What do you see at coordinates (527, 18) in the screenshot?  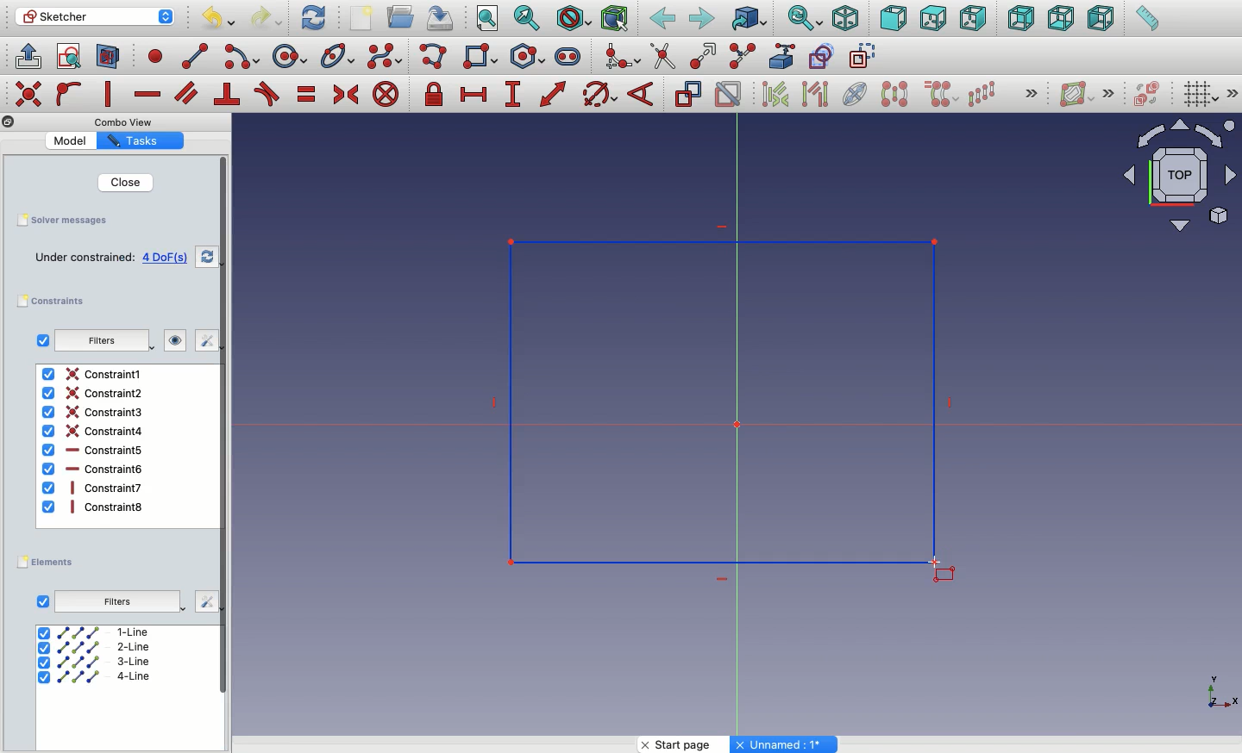 I see `Fit selection` at bounding box center [527, 18].